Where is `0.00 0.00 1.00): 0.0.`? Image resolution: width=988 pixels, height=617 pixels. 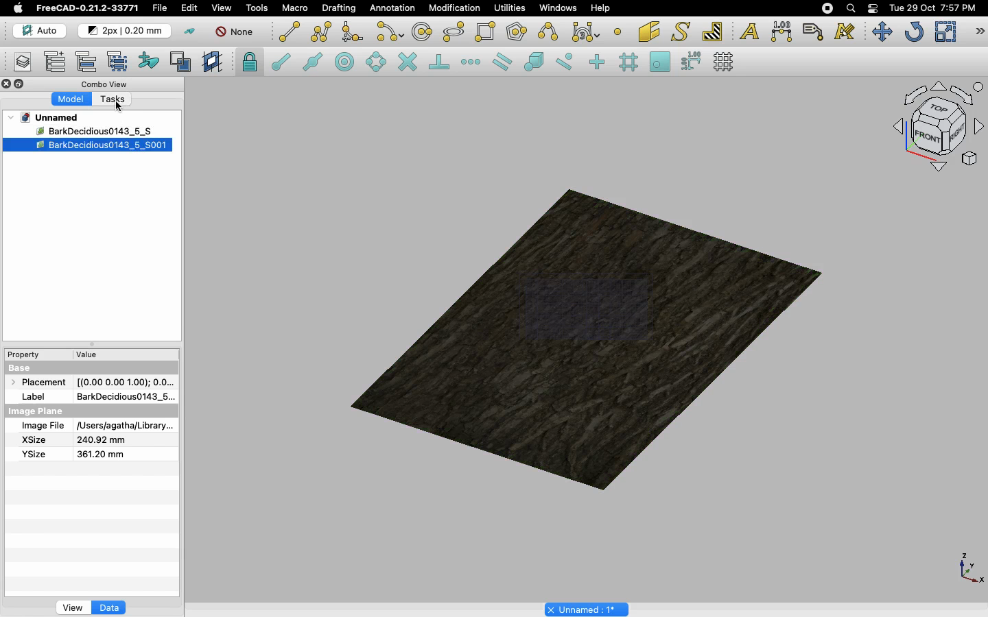 0.00 0.00 1.00): 0.0. is located at coordinates (126, 380).